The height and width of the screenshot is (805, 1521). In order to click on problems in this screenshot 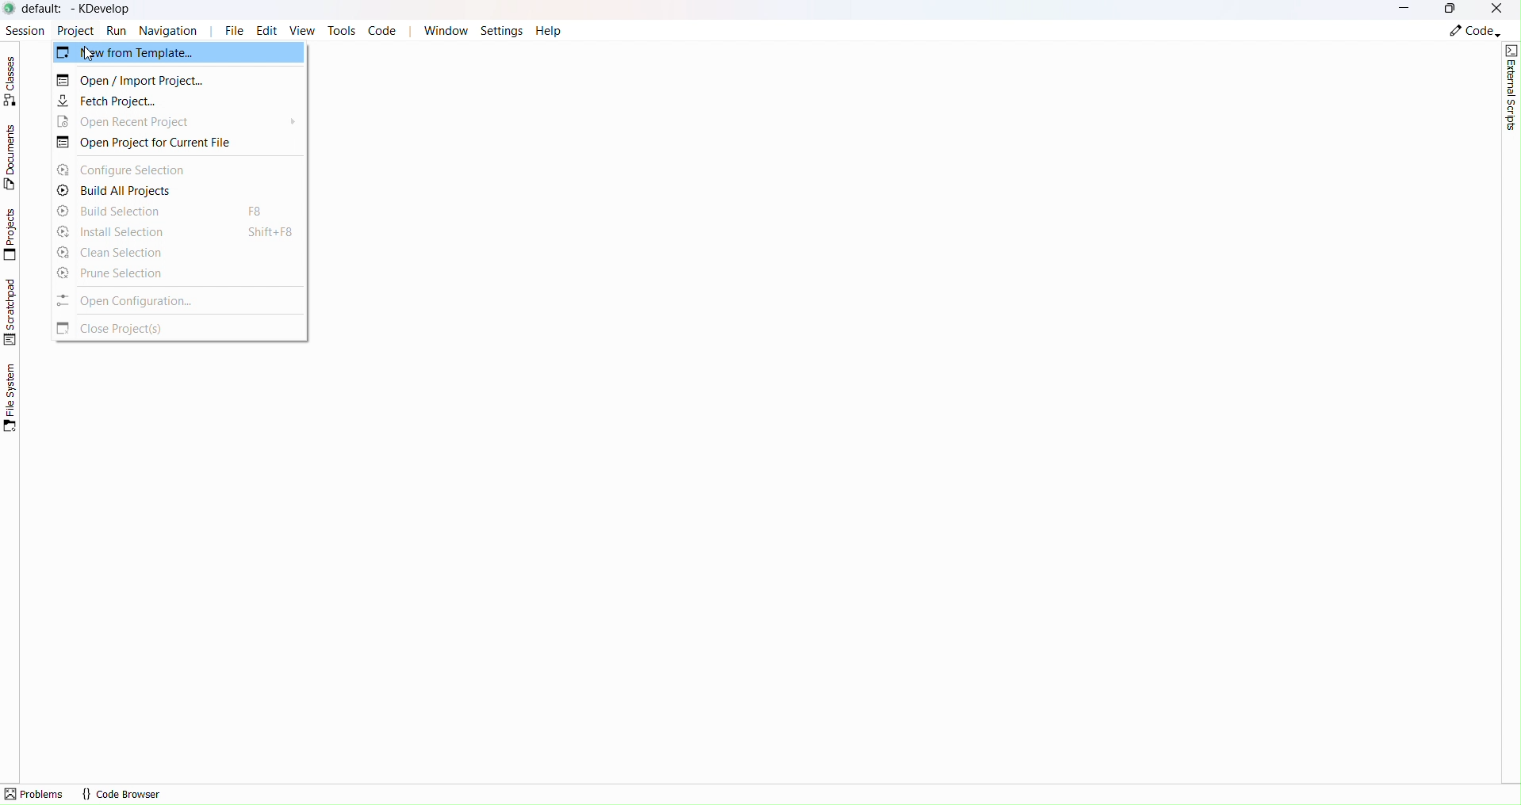, I will do `click(35, 794)`.